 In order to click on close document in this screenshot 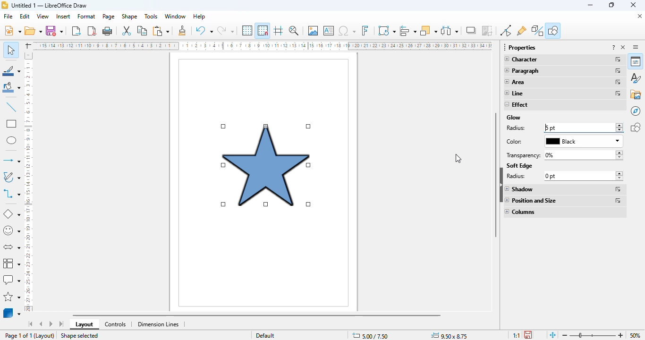, I will do `click(638, 16)`.